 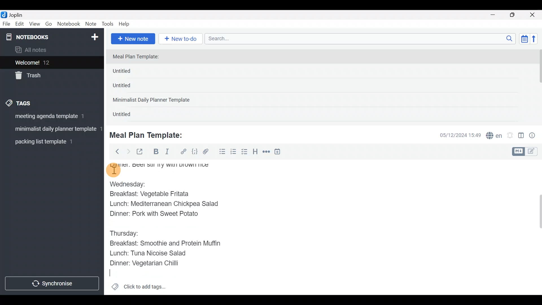 What do you see at coordinates (50, 118) in the screenshot?
I see `Tag 1` at bounding box center [50, 118].